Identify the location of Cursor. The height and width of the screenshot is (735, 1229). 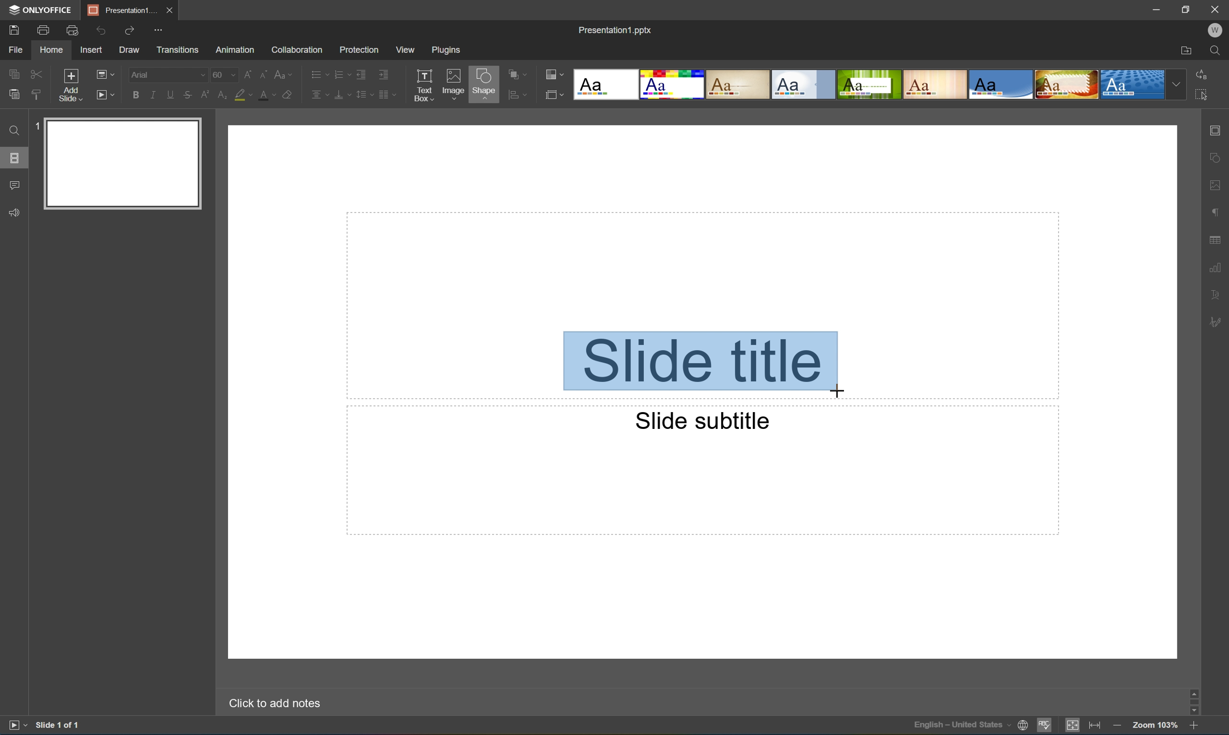
(835, 390).